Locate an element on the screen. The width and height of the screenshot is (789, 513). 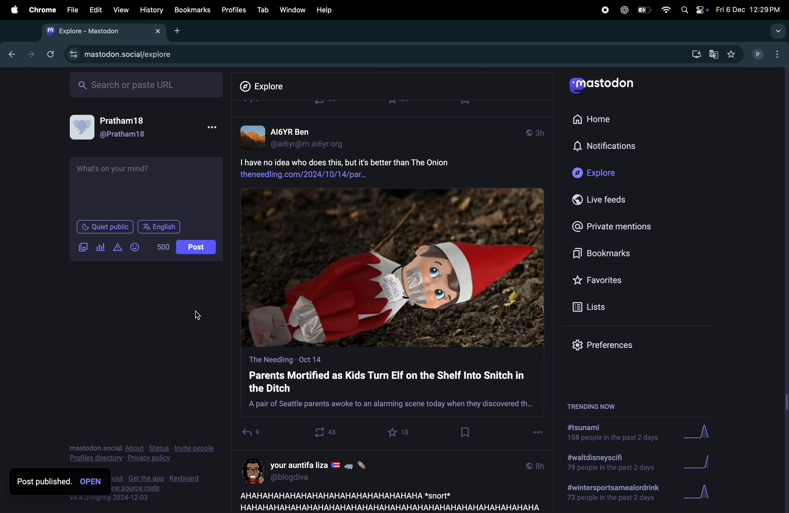
user profile is located at coordinates (316, 470).